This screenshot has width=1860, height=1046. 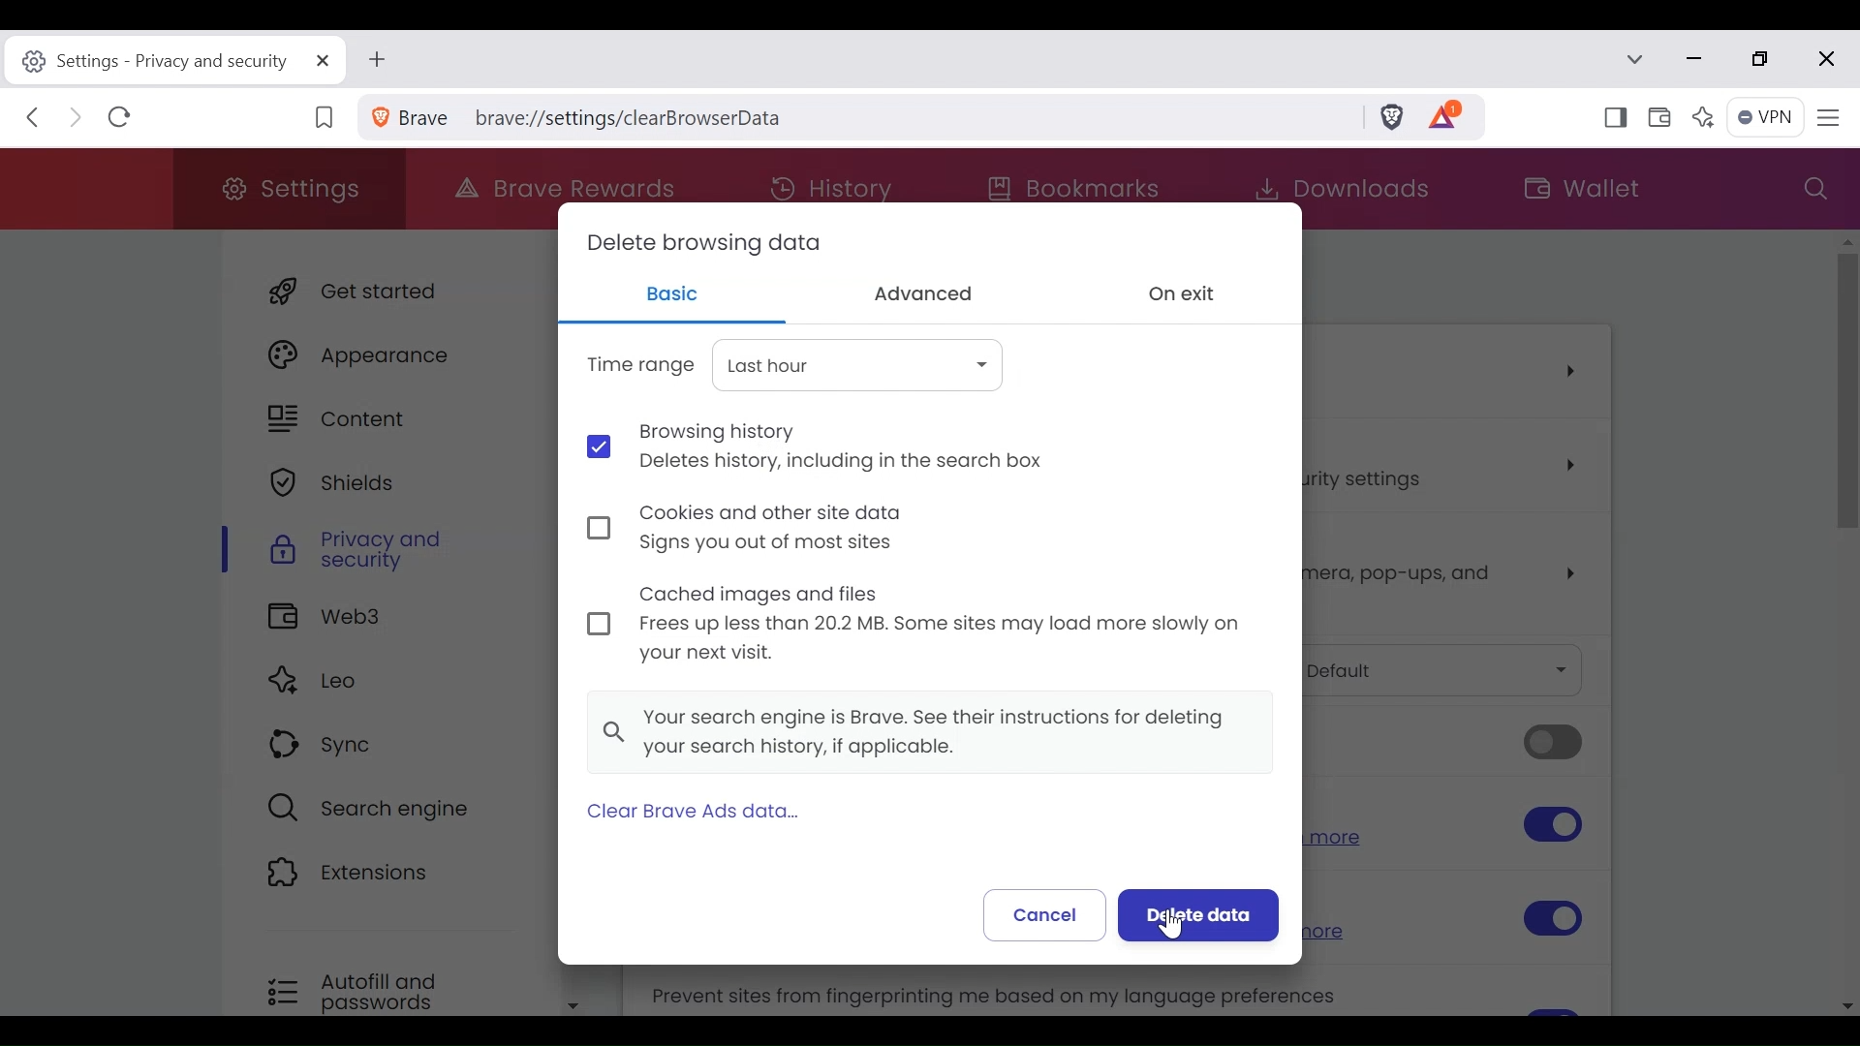 I want to click on restore, so click(x=1769, y=61).